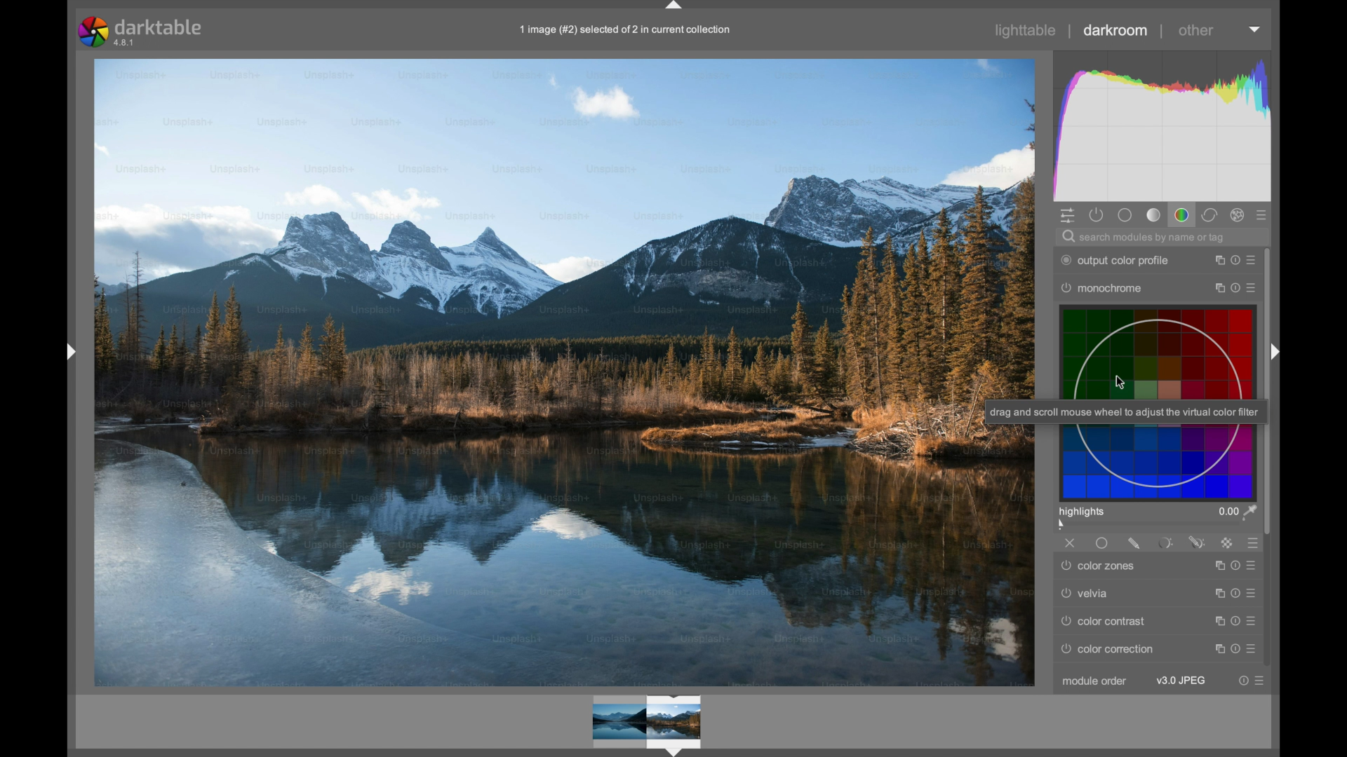 Image resolution: width=1347 pixels, height=757 pixels. I want to click on dropdown menu , so click(1255, 29).